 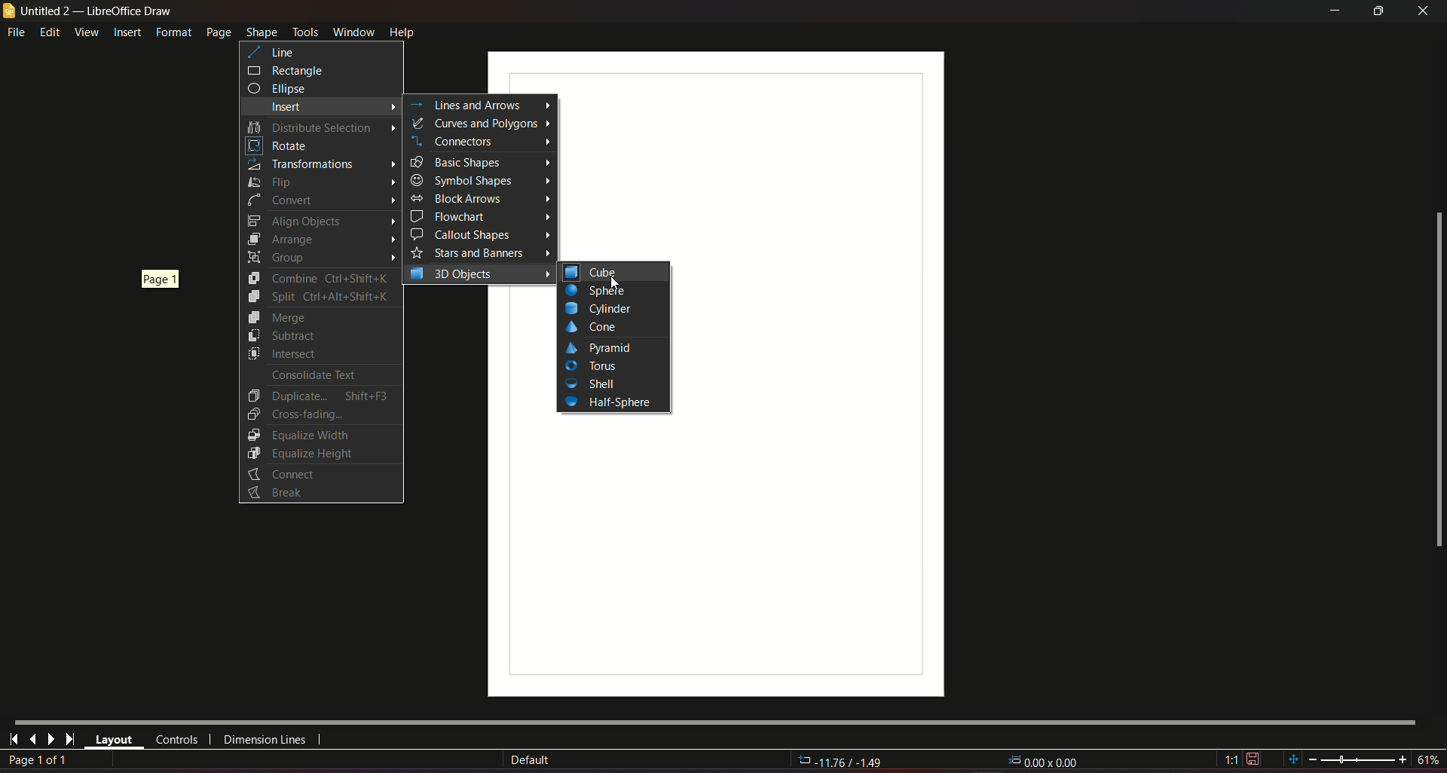 What do you see at coordinates (593, 327) in the screenshot?
I see `Cone` at bounding box center [593, 327].